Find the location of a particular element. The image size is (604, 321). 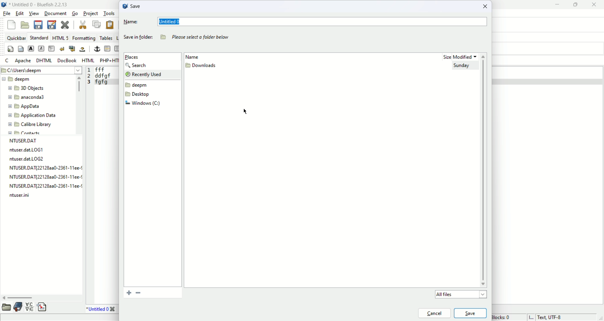

document is located at coordinates (55, 14).